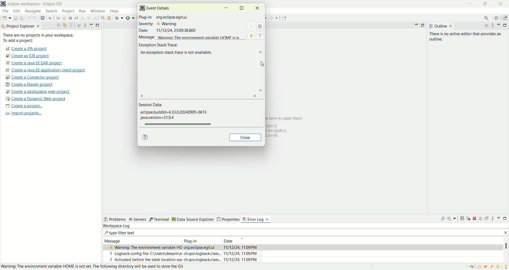  What do you see at coordinates (469, 4) in the screenshot?
I see `minimize` at bounding box center [469, 4].